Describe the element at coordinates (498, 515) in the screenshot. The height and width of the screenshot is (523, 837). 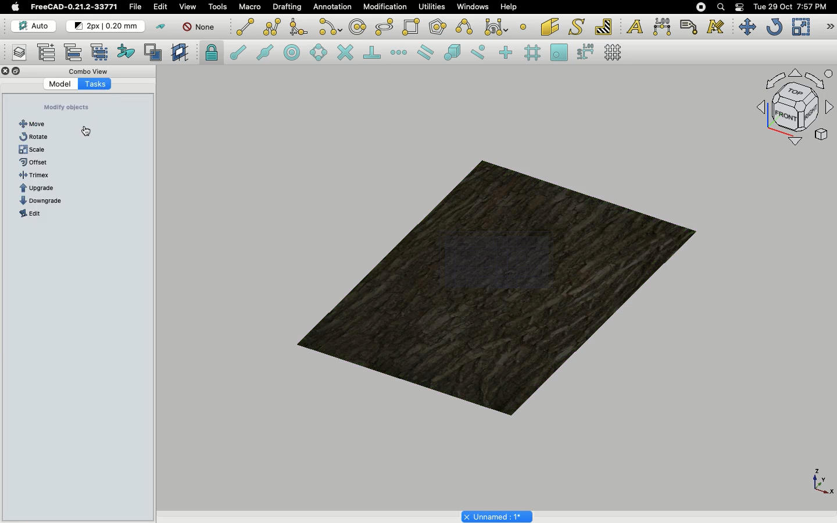
I see `Project name` at that location.